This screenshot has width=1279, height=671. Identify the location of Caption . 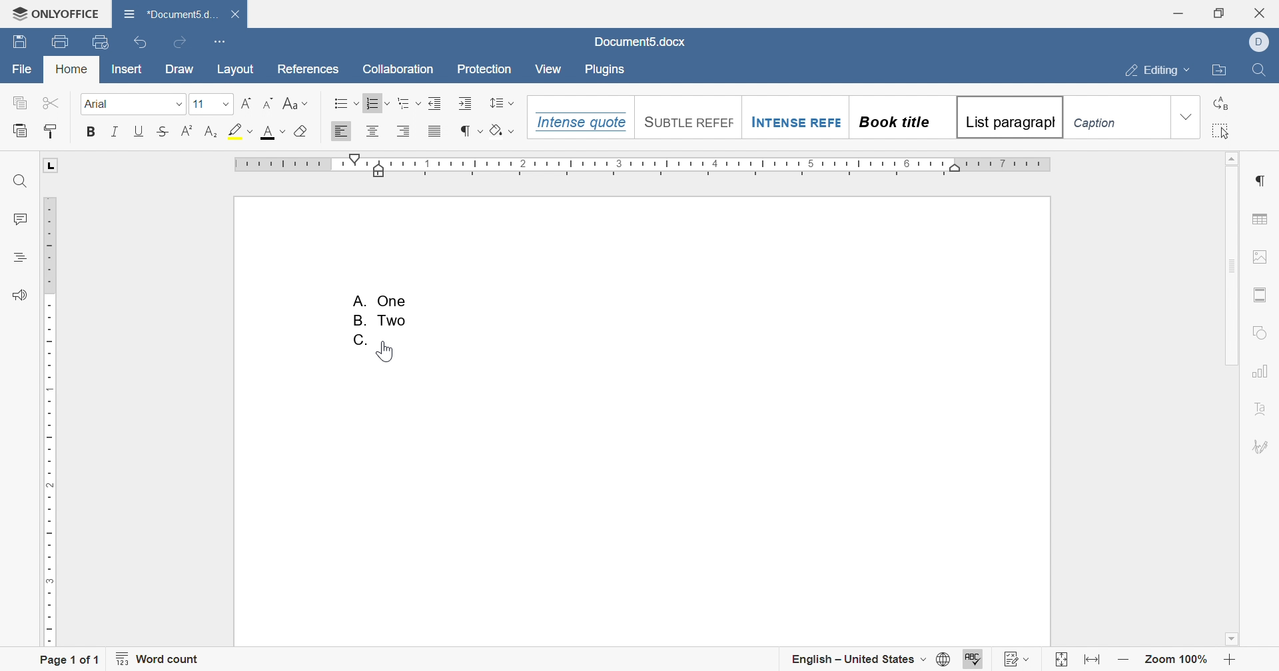
(1098, 124).